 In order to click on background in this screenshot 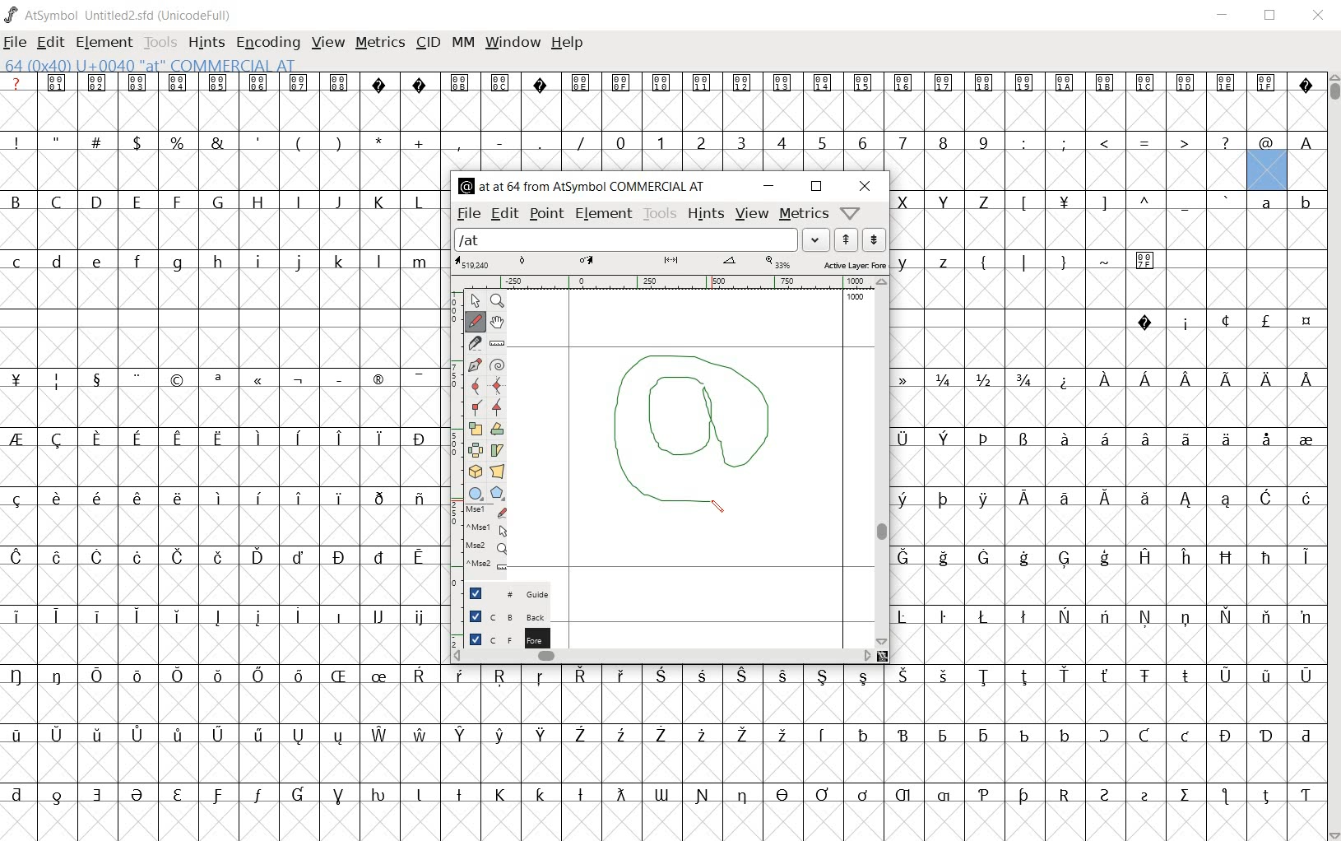, I will do `click(523, 616)`.